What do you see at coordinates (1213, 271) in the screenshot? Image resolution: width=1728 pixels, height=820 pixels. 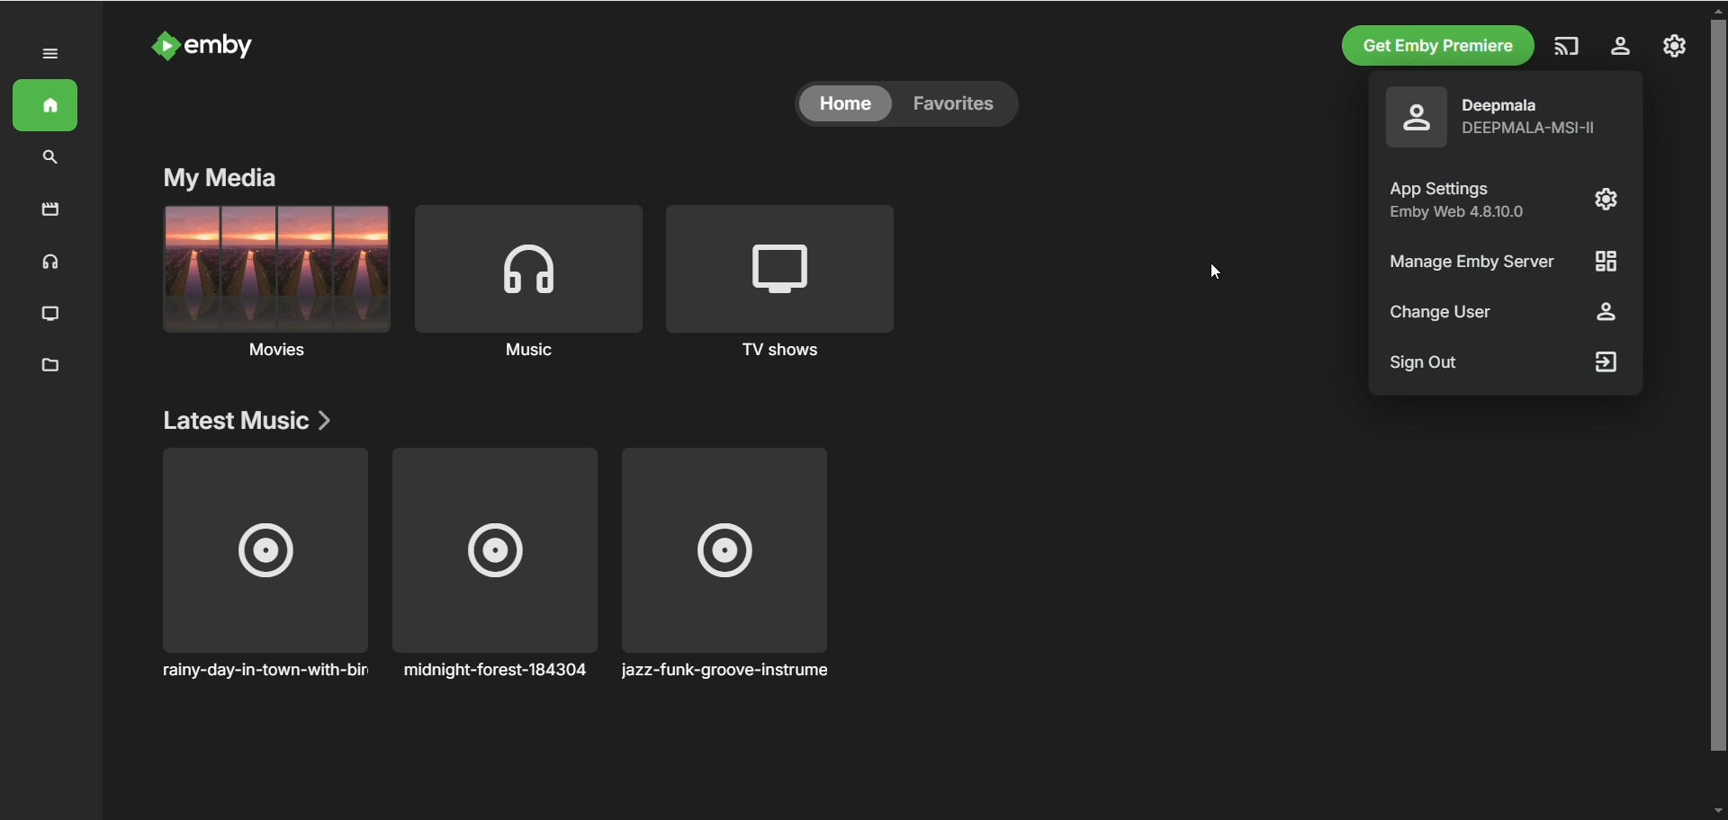 I see `cursor` at bounding box center [1213, 271].